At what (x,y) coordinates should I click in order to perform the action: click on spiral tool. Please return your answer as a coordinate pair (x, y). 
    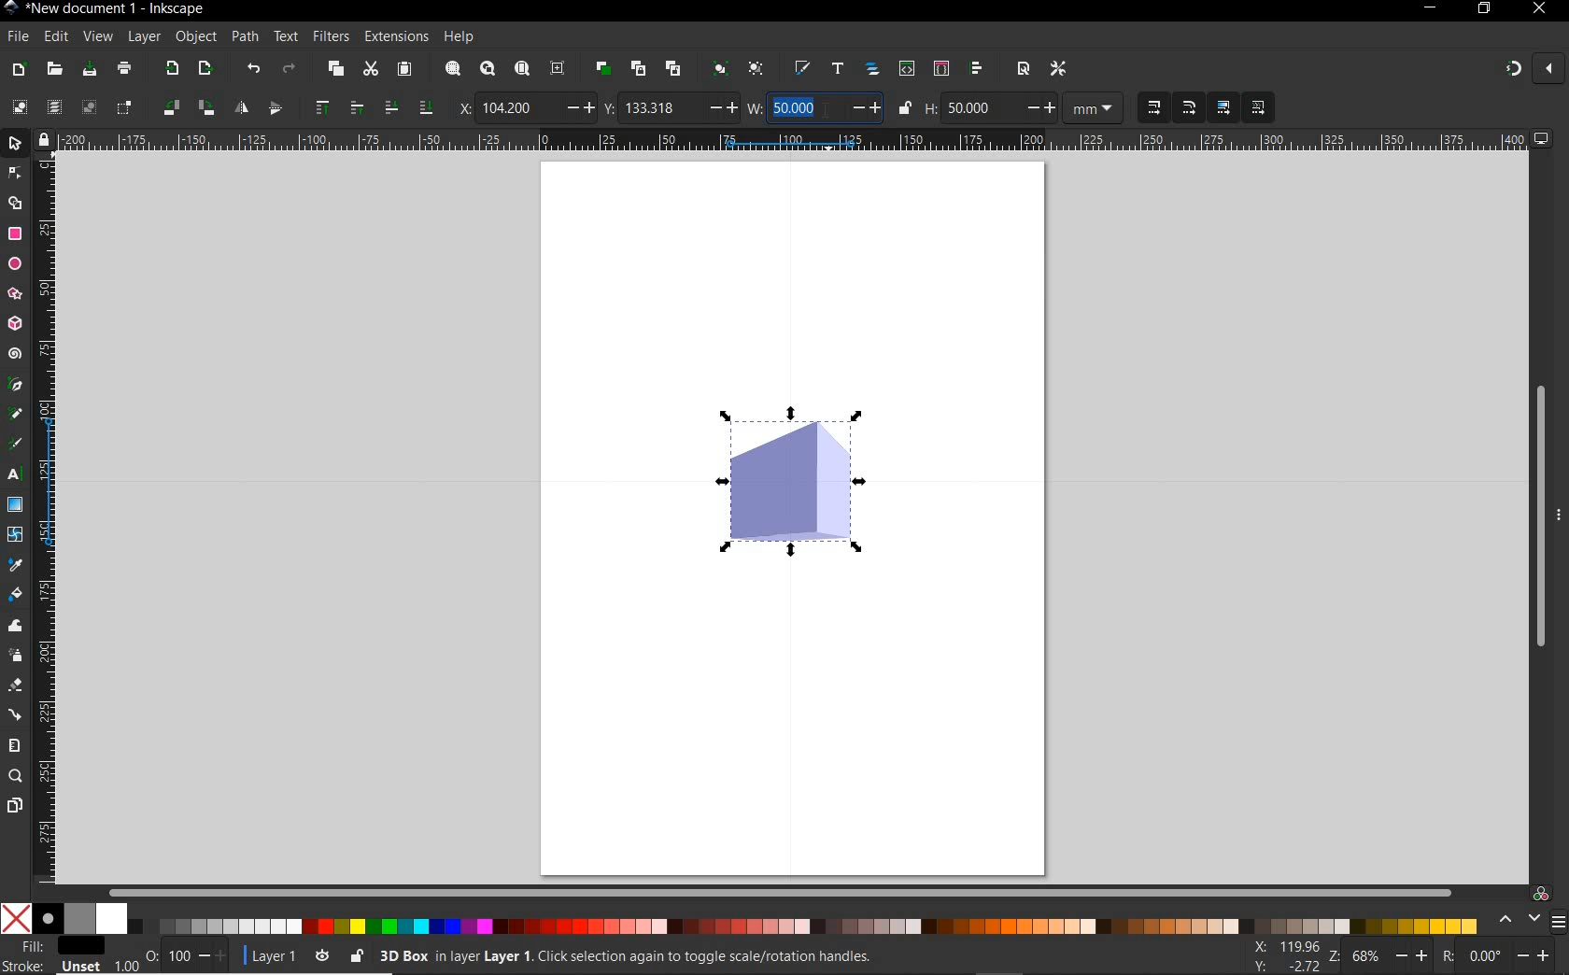
    Looking at the image, I should click on (14, 353).